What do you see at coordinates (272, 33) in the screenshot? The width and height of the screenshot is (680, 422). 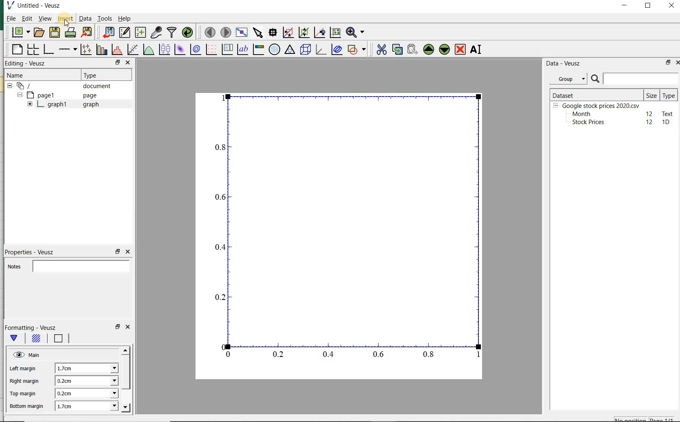 I see `read data points on the graph` at bounding box center [272, 33].